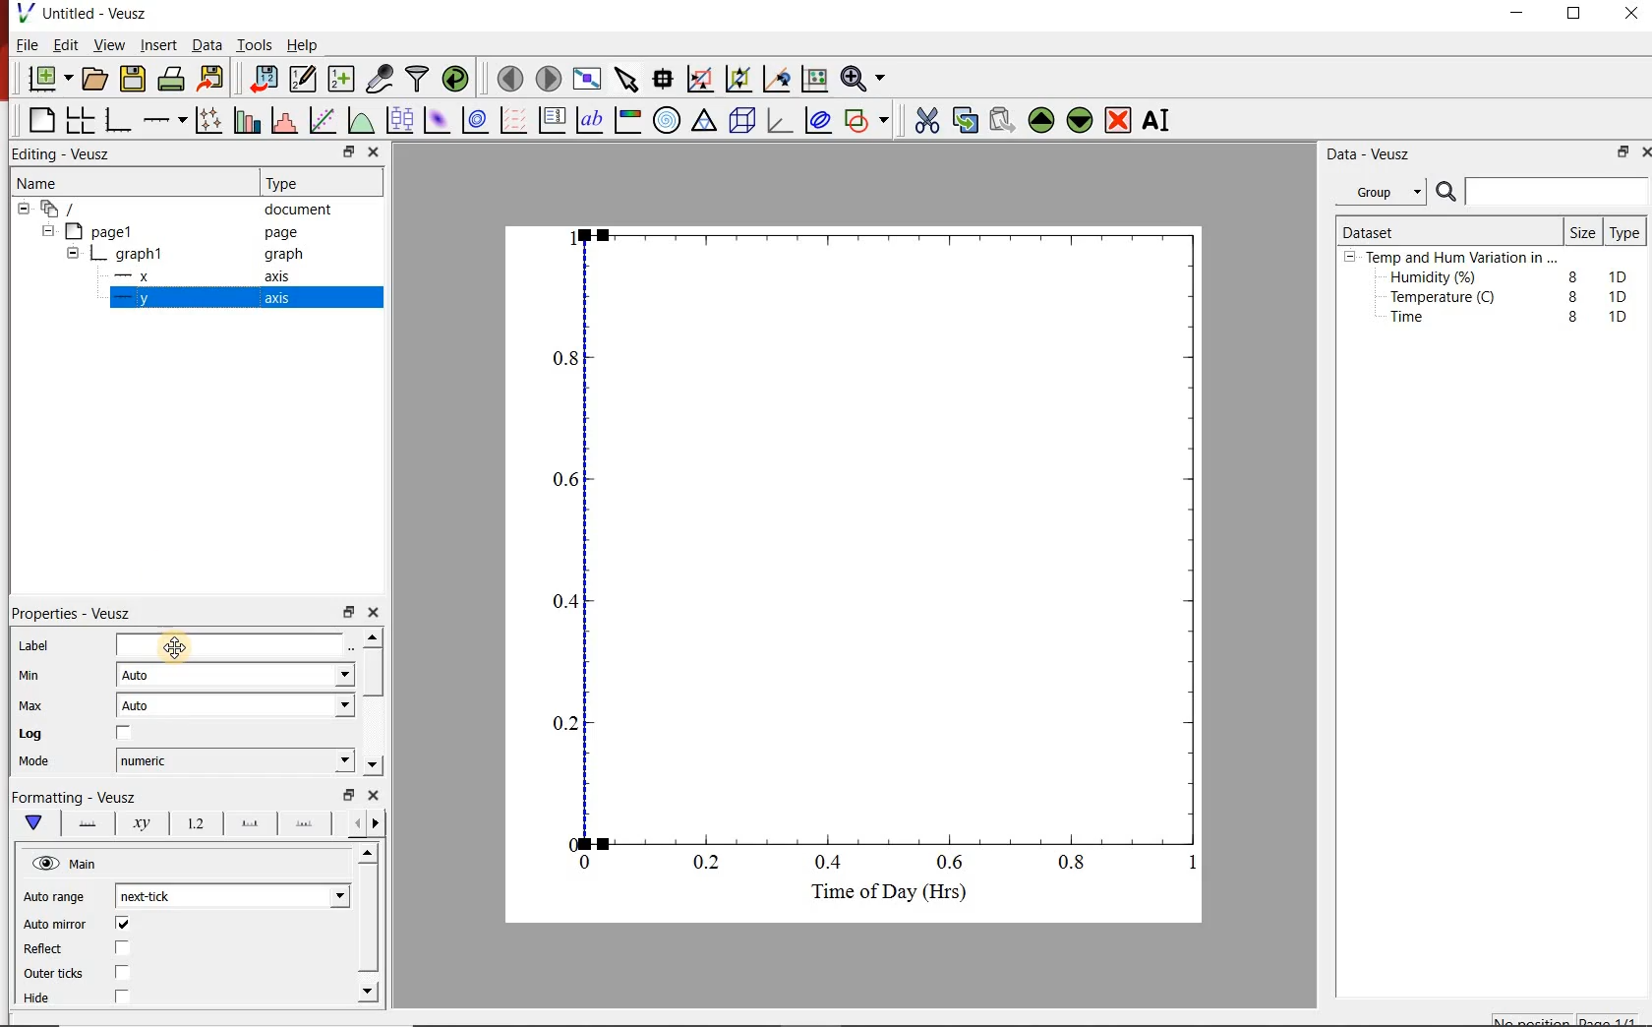 The height and width of the screenshot is (1027, 1652). What do you see at coordinates (743, 123) in the screenshot?
I see `3d scene` at bounding box center [743, 123].